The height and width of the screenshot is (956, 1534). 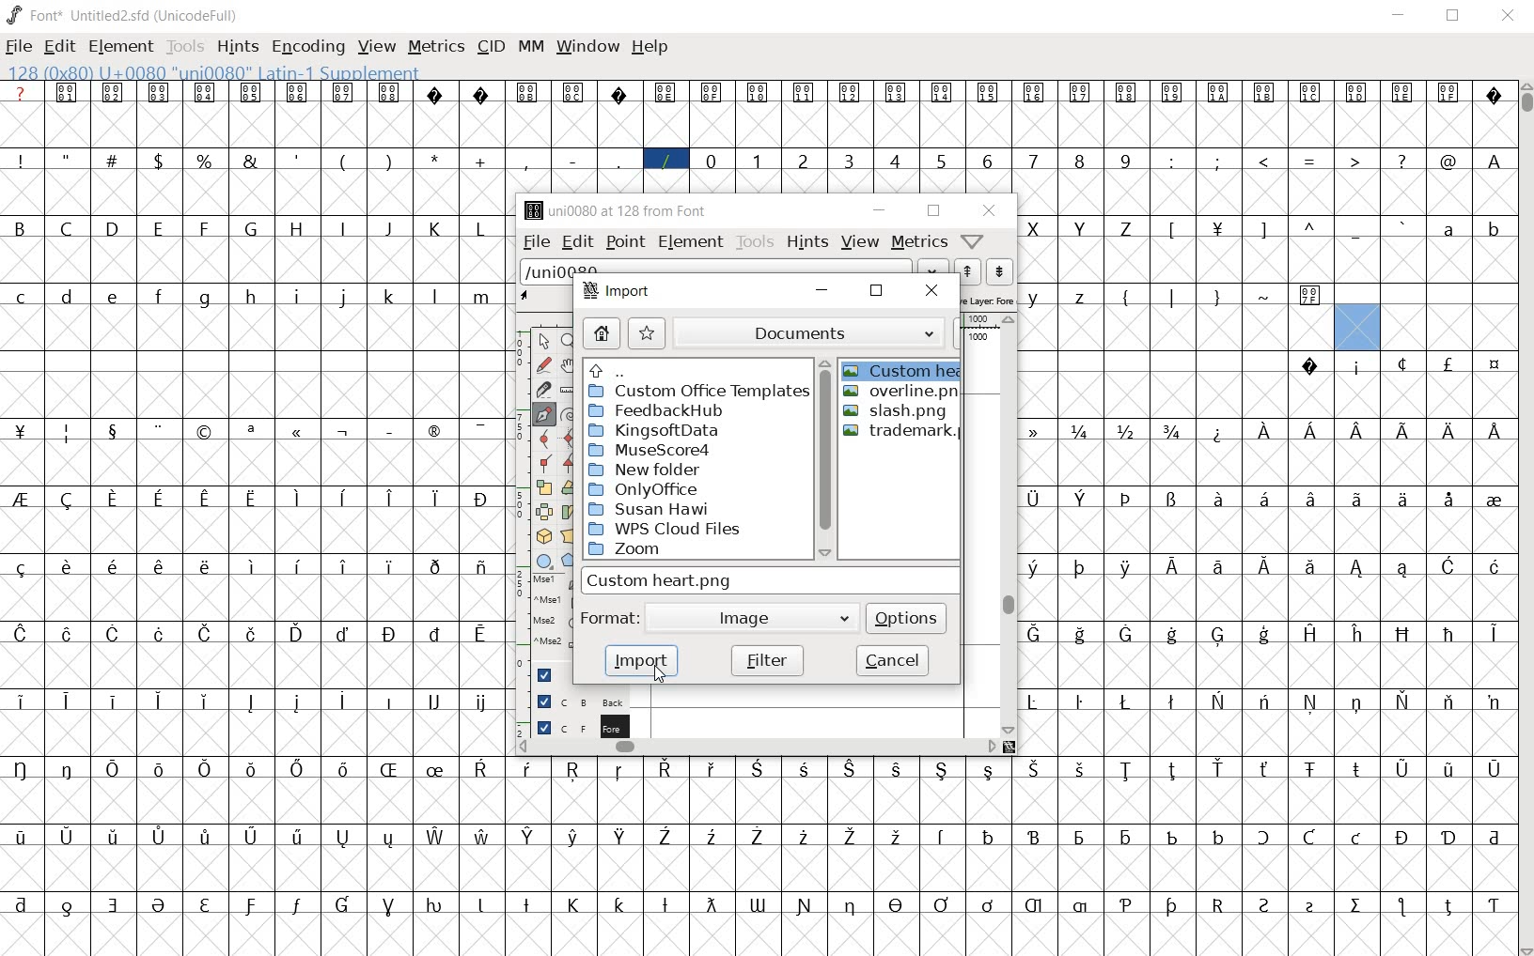 What do you see at coordinates (297, 229) in the screenshot?
I see `glyph` at bounding box center [297, 229].